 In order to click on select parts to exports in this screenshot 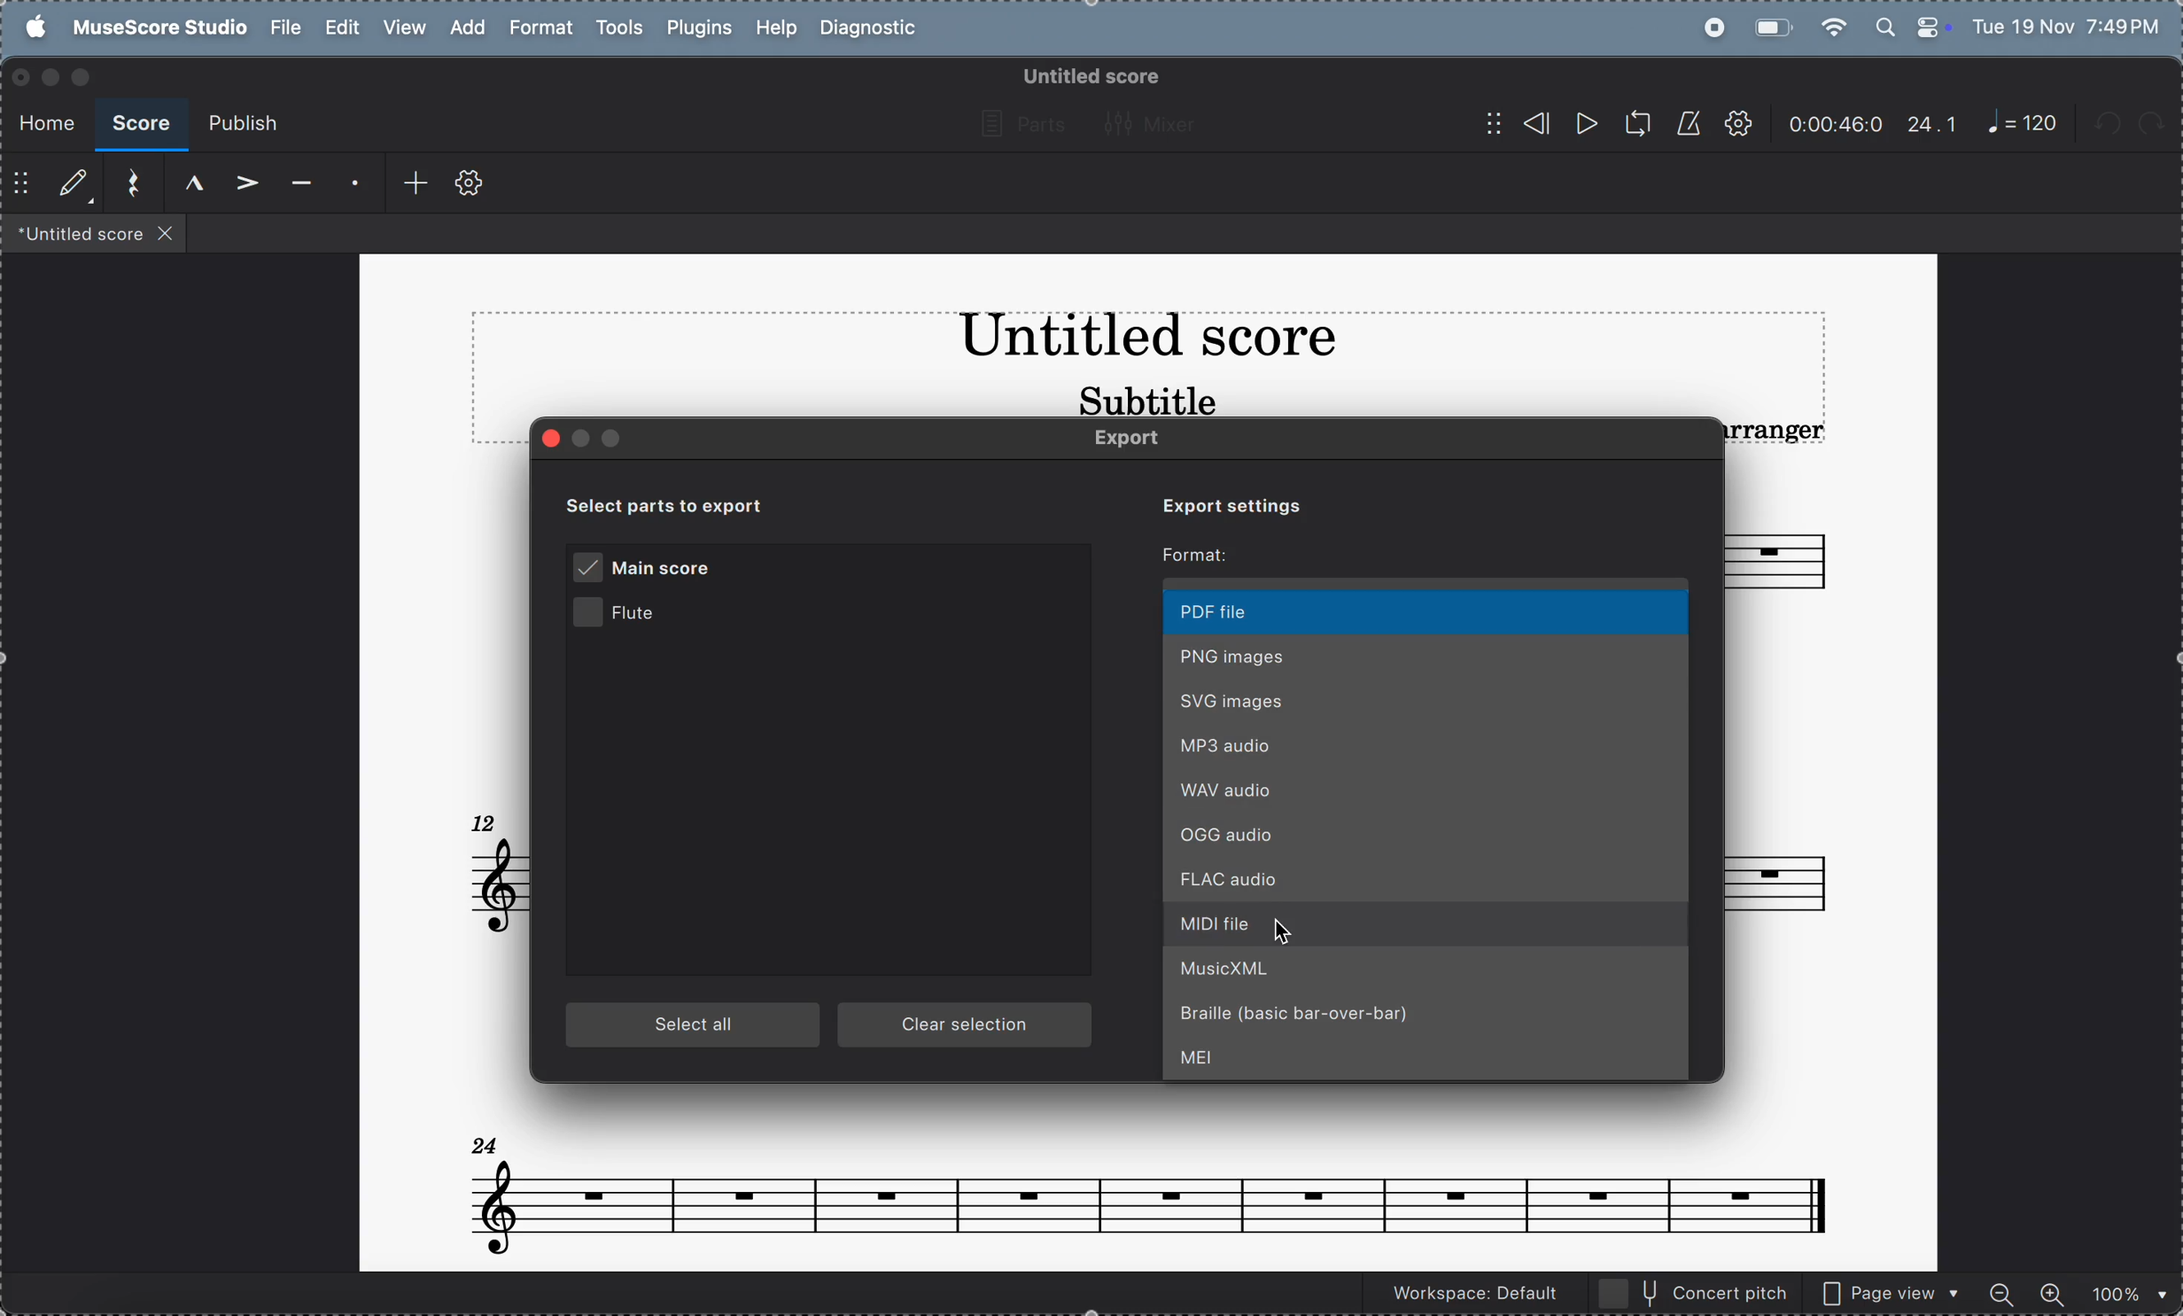, I will do `click(686, 504)`.